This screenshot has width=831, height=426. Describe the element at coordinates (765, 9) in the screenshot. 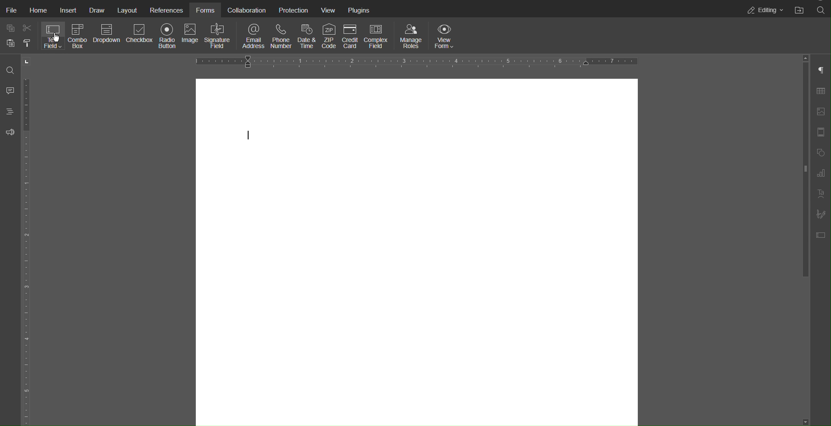

I see `Editing` at that location.